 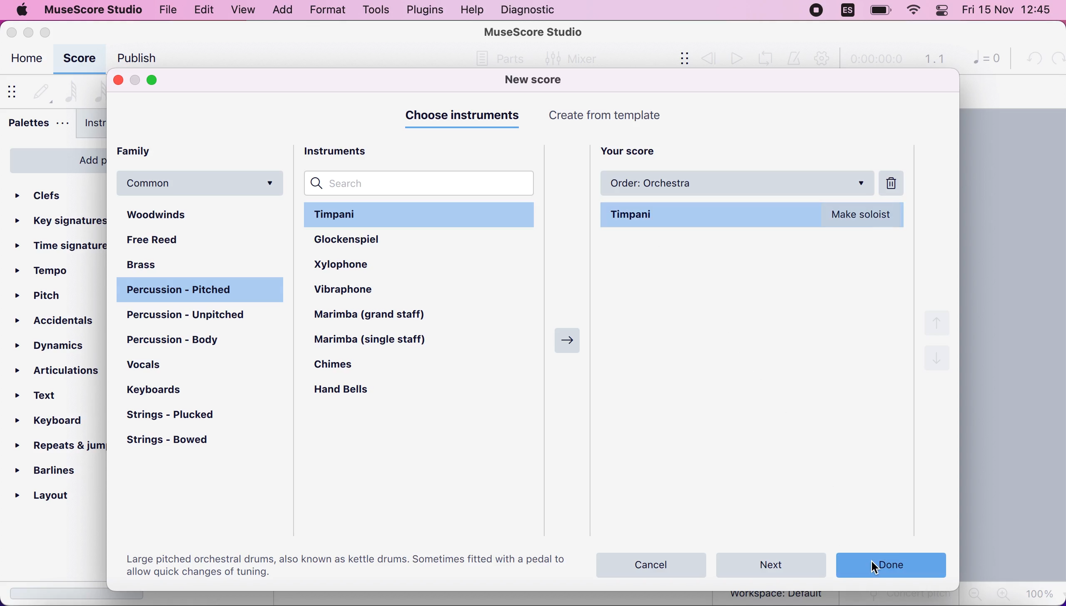 What do you see at coordinates (735, 58) in the screenshot?
I see `play` at bounding box center [735, 58].